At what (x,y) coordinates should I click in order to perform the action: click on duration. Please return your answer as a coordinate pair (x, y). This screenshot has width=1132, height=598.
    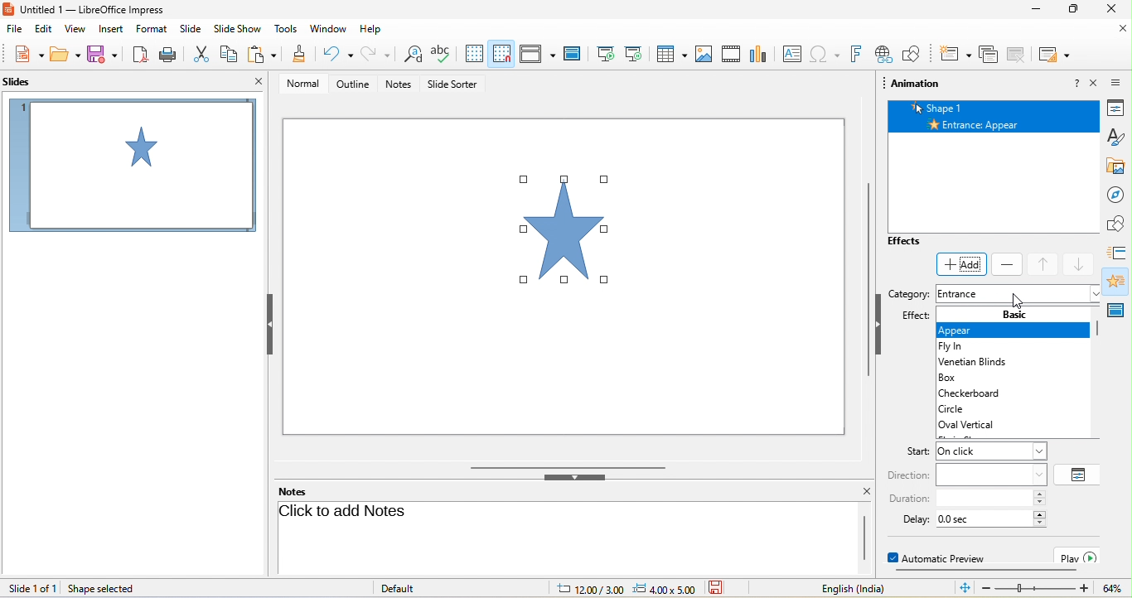
    Looking at the image, I should click on (908, 499).